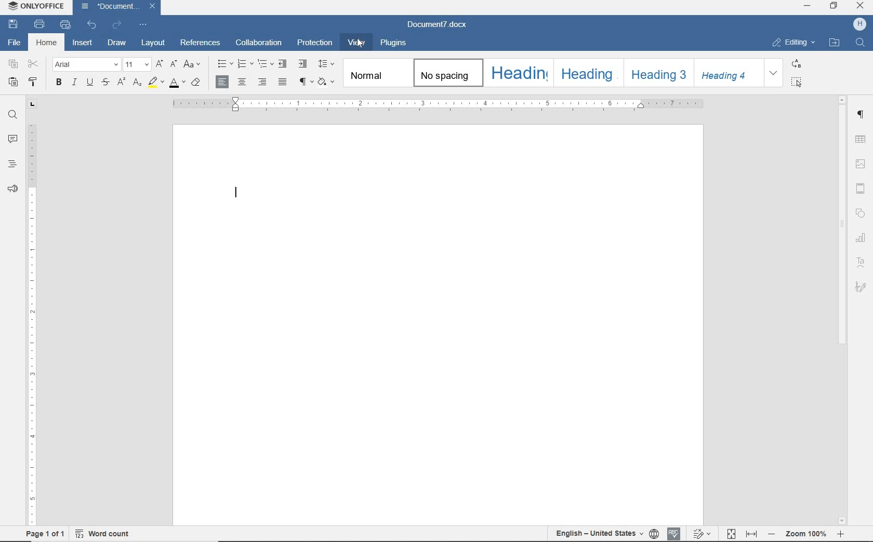 This screenshot has width=873, height=542. I want to click on SHADING, so click(327, 84).